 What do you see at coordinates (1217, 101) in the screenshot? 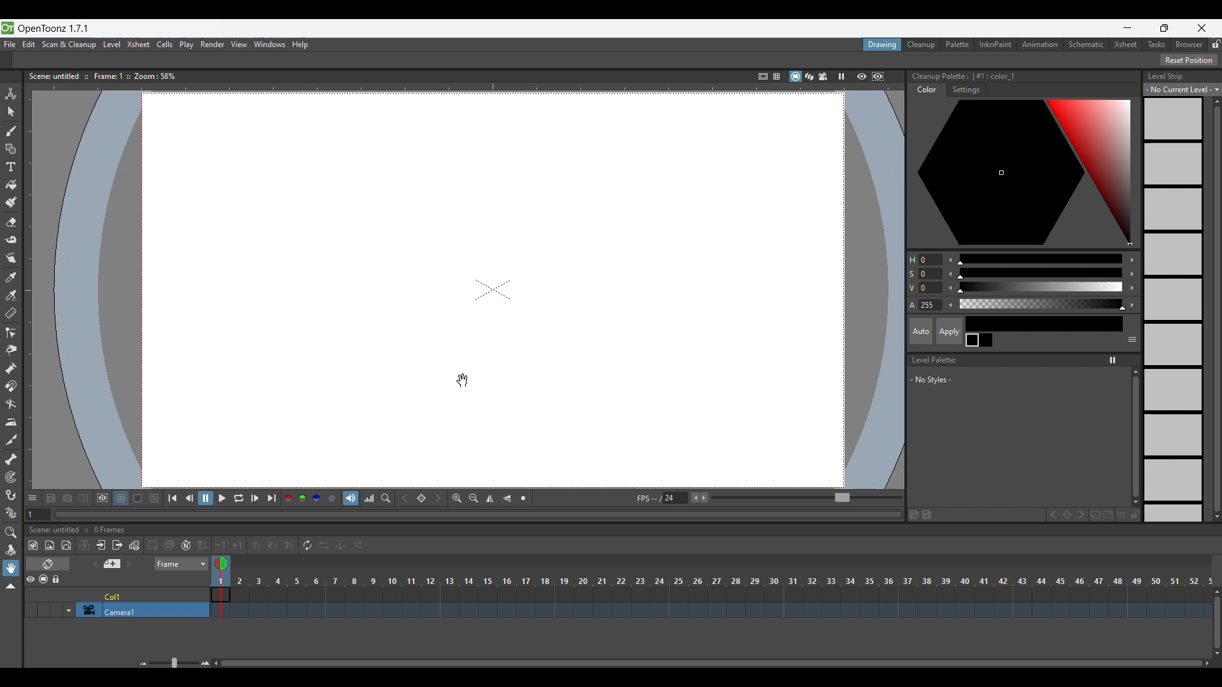
I see `Quick vertical slide up` at bounding box center [1217, 101].